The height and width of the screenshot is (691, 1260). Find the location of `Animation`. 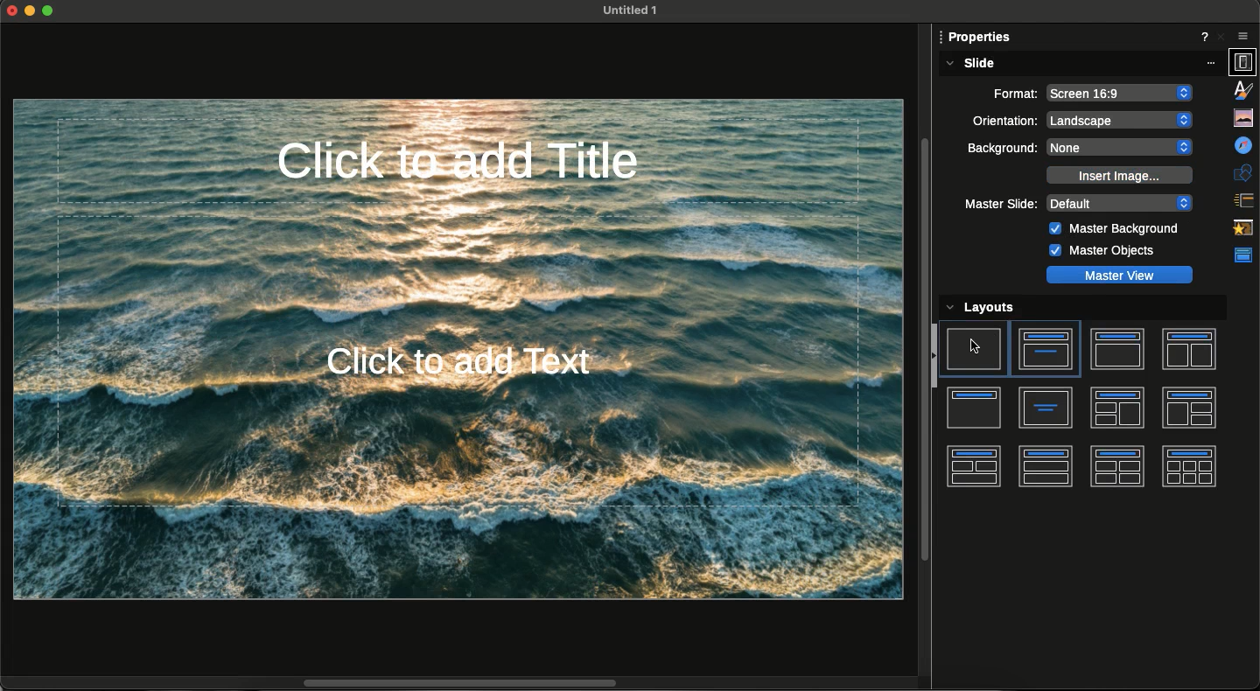

Animation is located at coordinates (1243, 228).